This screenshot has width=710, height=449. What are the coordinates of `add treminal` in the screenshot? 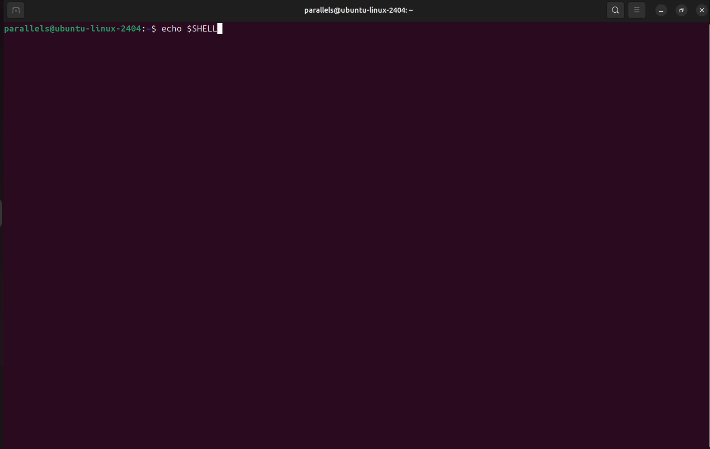 It's located at (15, 11).